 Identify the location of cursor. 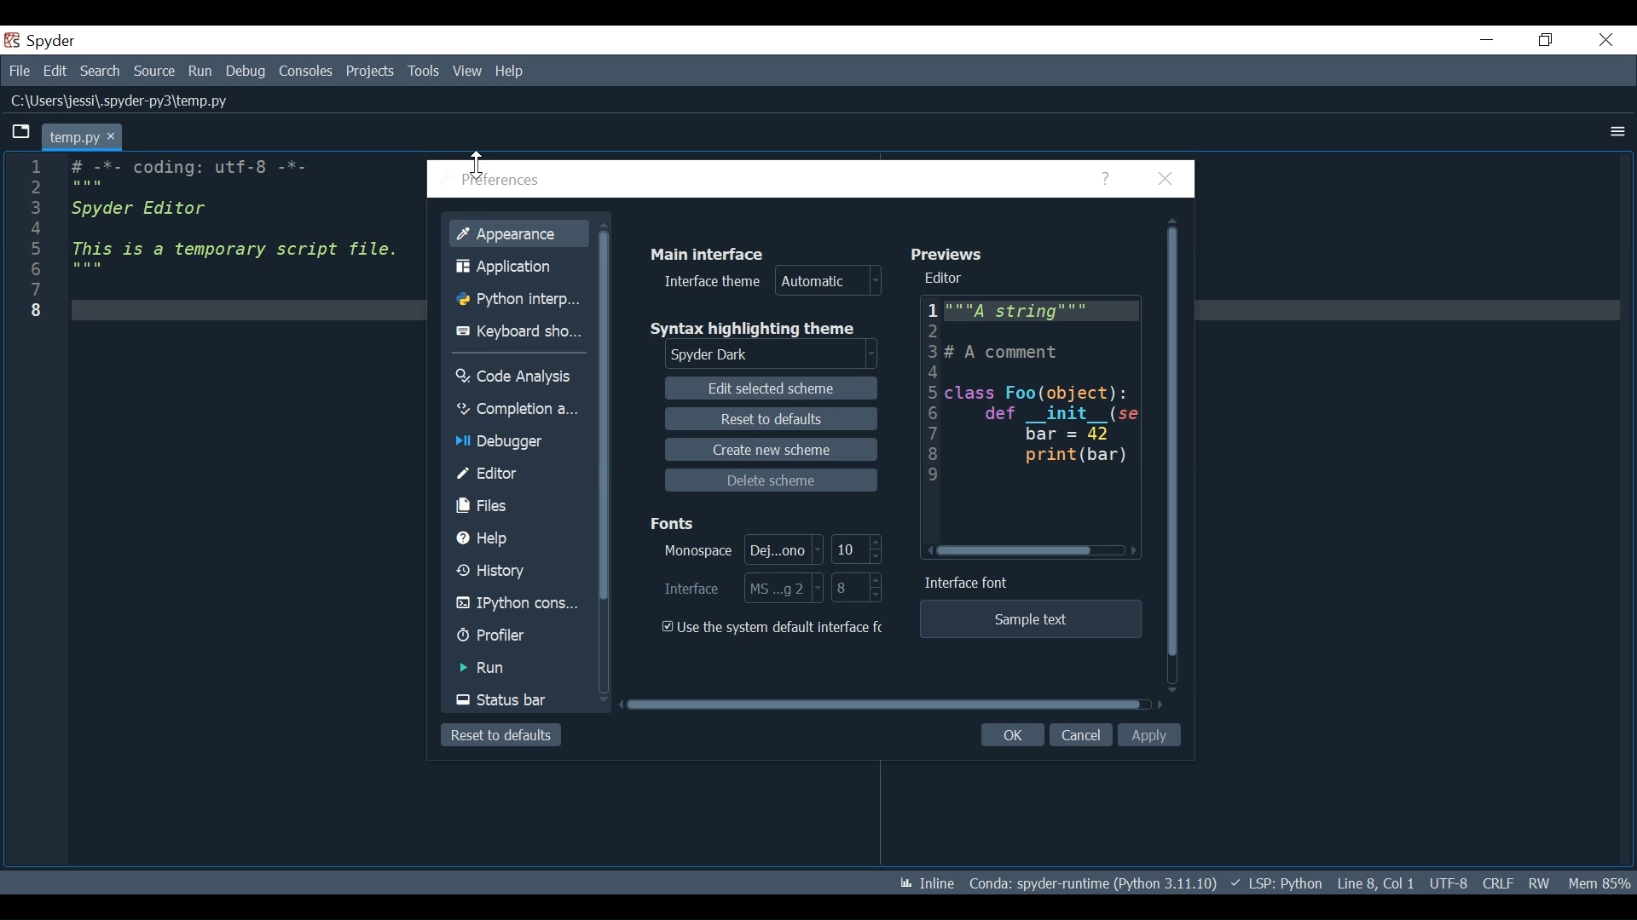
(477, 164).